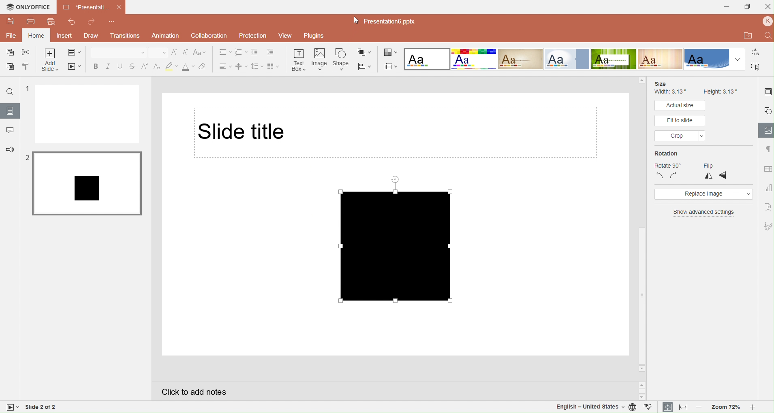 Image resolution: width=774 pixels, height=413 pixels. I want to click on Insert image, so click(318, 59).